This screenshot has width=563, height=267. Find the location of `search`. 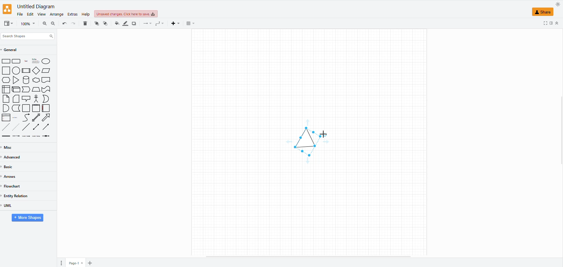

search is located at coordinates (29, 35).